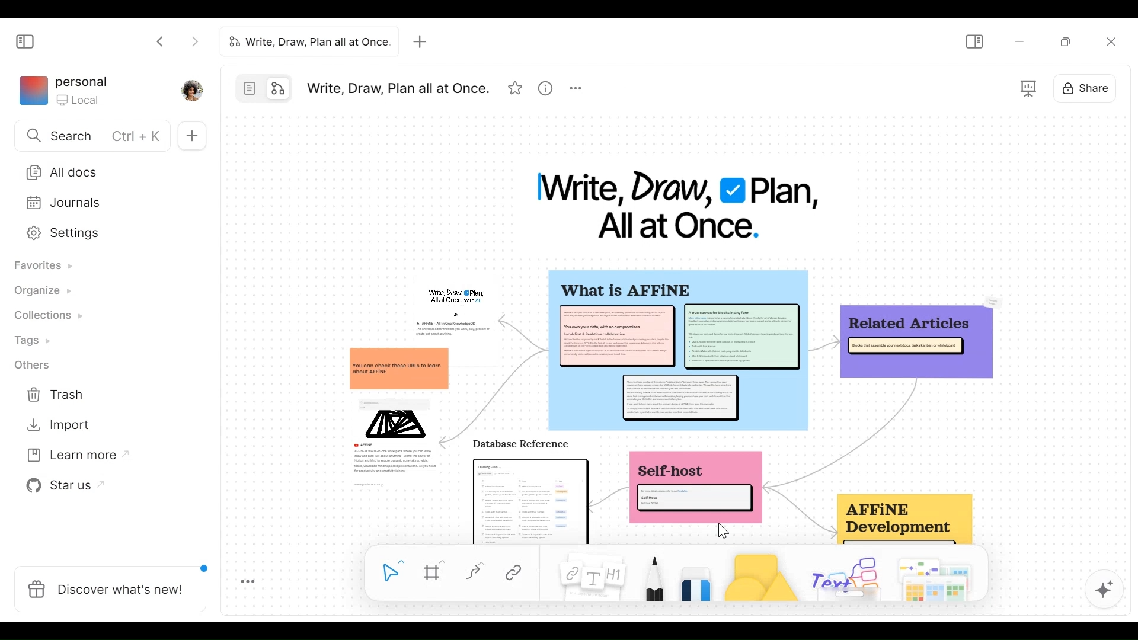  What do you see at coordinates (1018, 40) in the screenshot?
I see `minimize` at bounding box center [1018, 40].